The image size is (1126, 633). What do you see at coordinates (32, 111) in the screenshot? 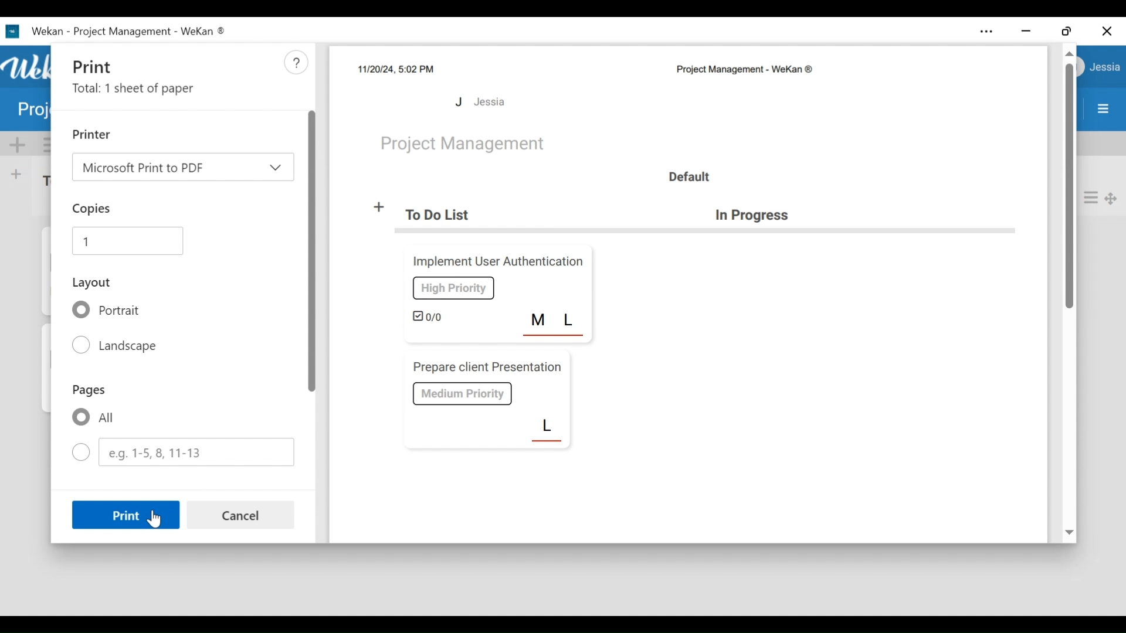
I see `Board Name` at bounding box center [32, 111].